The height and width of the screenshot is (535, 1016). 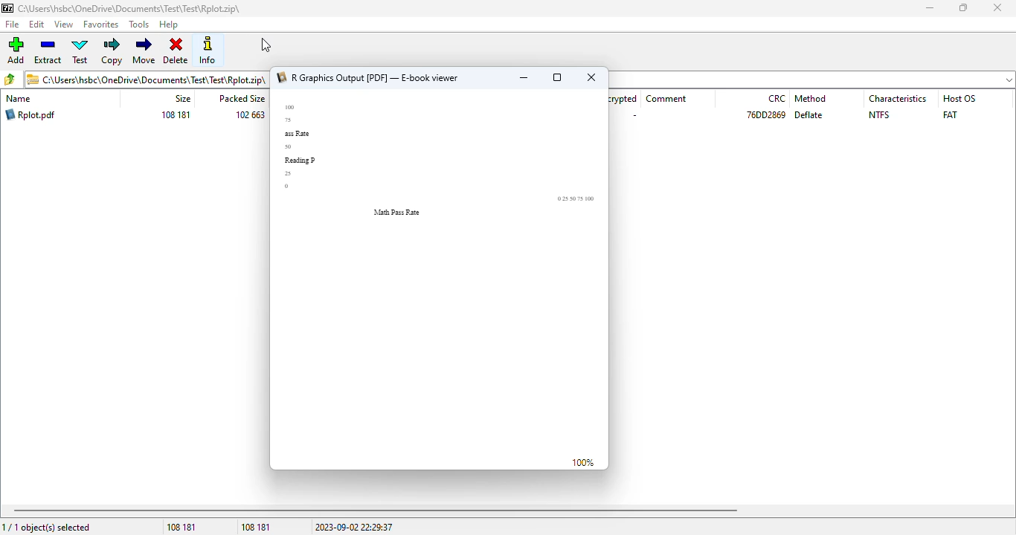 What do you see at coordinates (584, 462) in the screenshot?
I see `100%` at bounding box center [584, 462].